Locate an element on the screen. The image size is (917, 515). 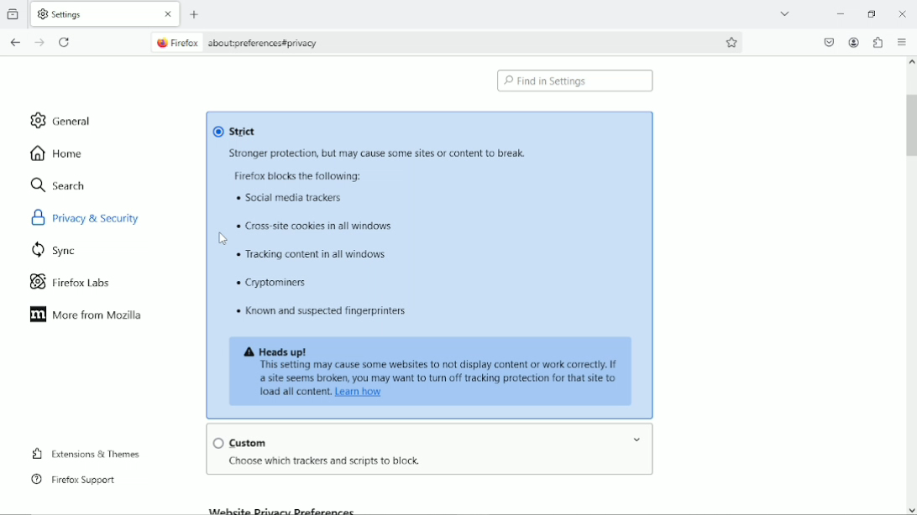
text is located at coordinates (277, 282).